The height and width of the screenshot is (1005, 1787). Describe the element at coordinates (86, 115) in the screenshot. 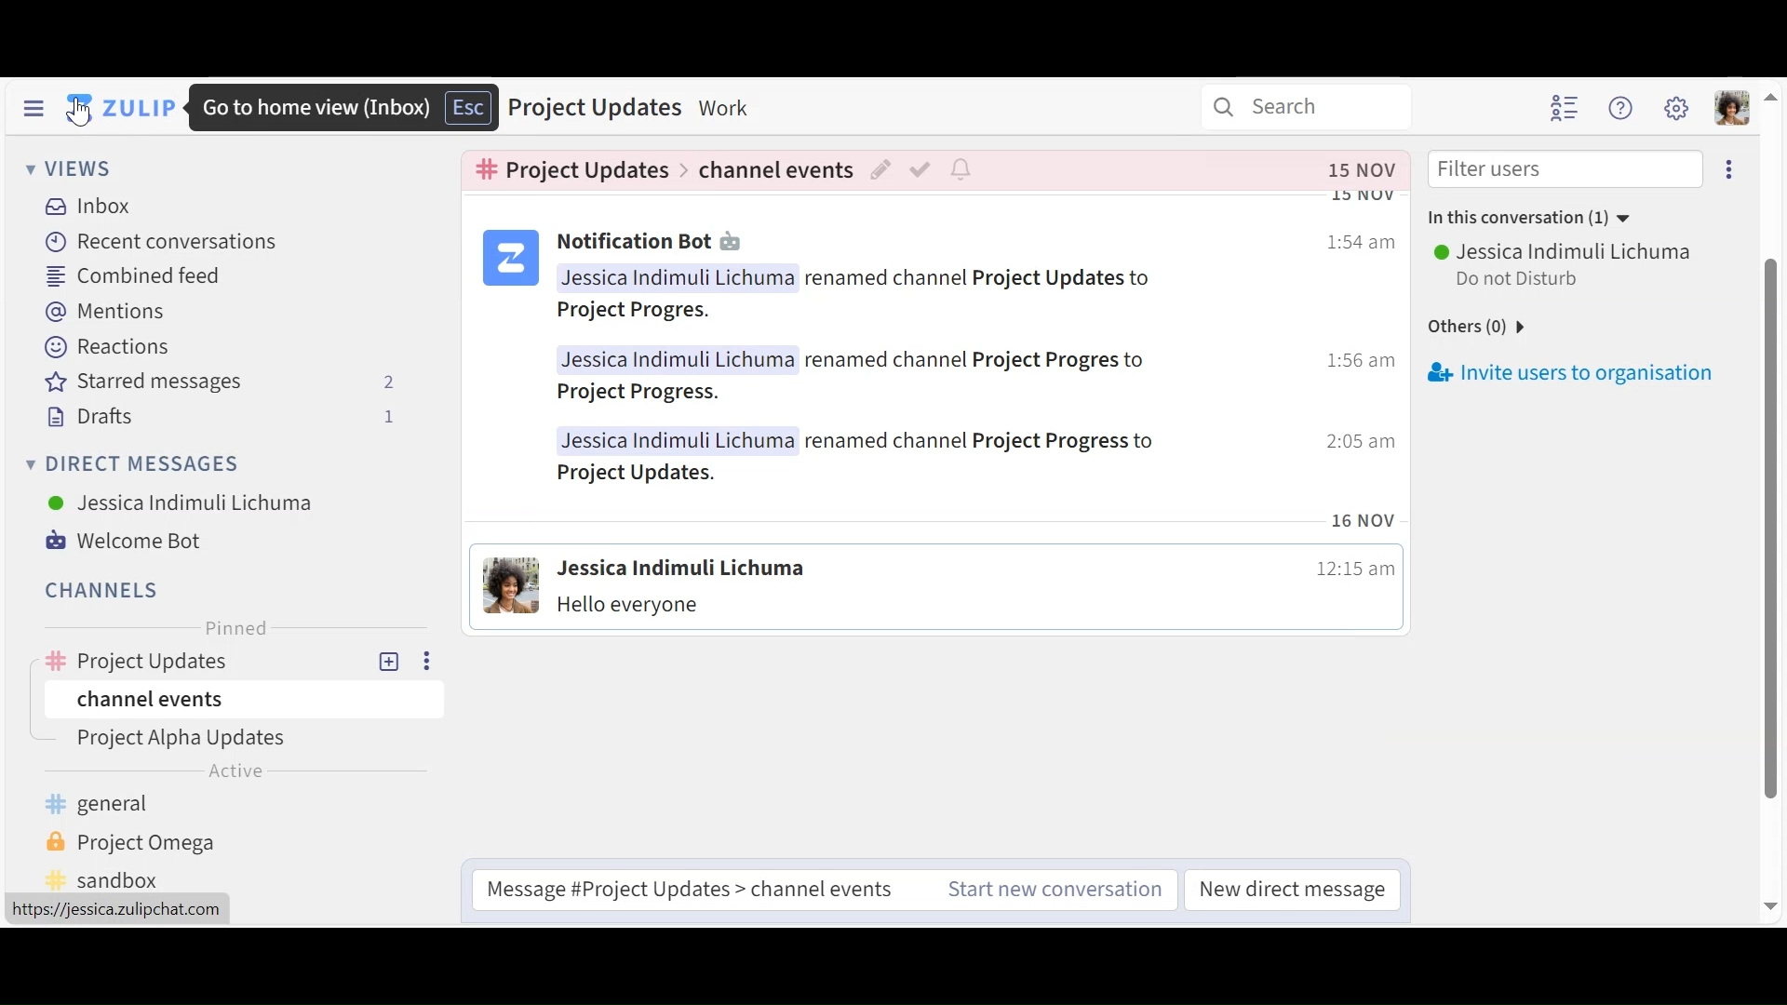

I see `Cursor` at that location.